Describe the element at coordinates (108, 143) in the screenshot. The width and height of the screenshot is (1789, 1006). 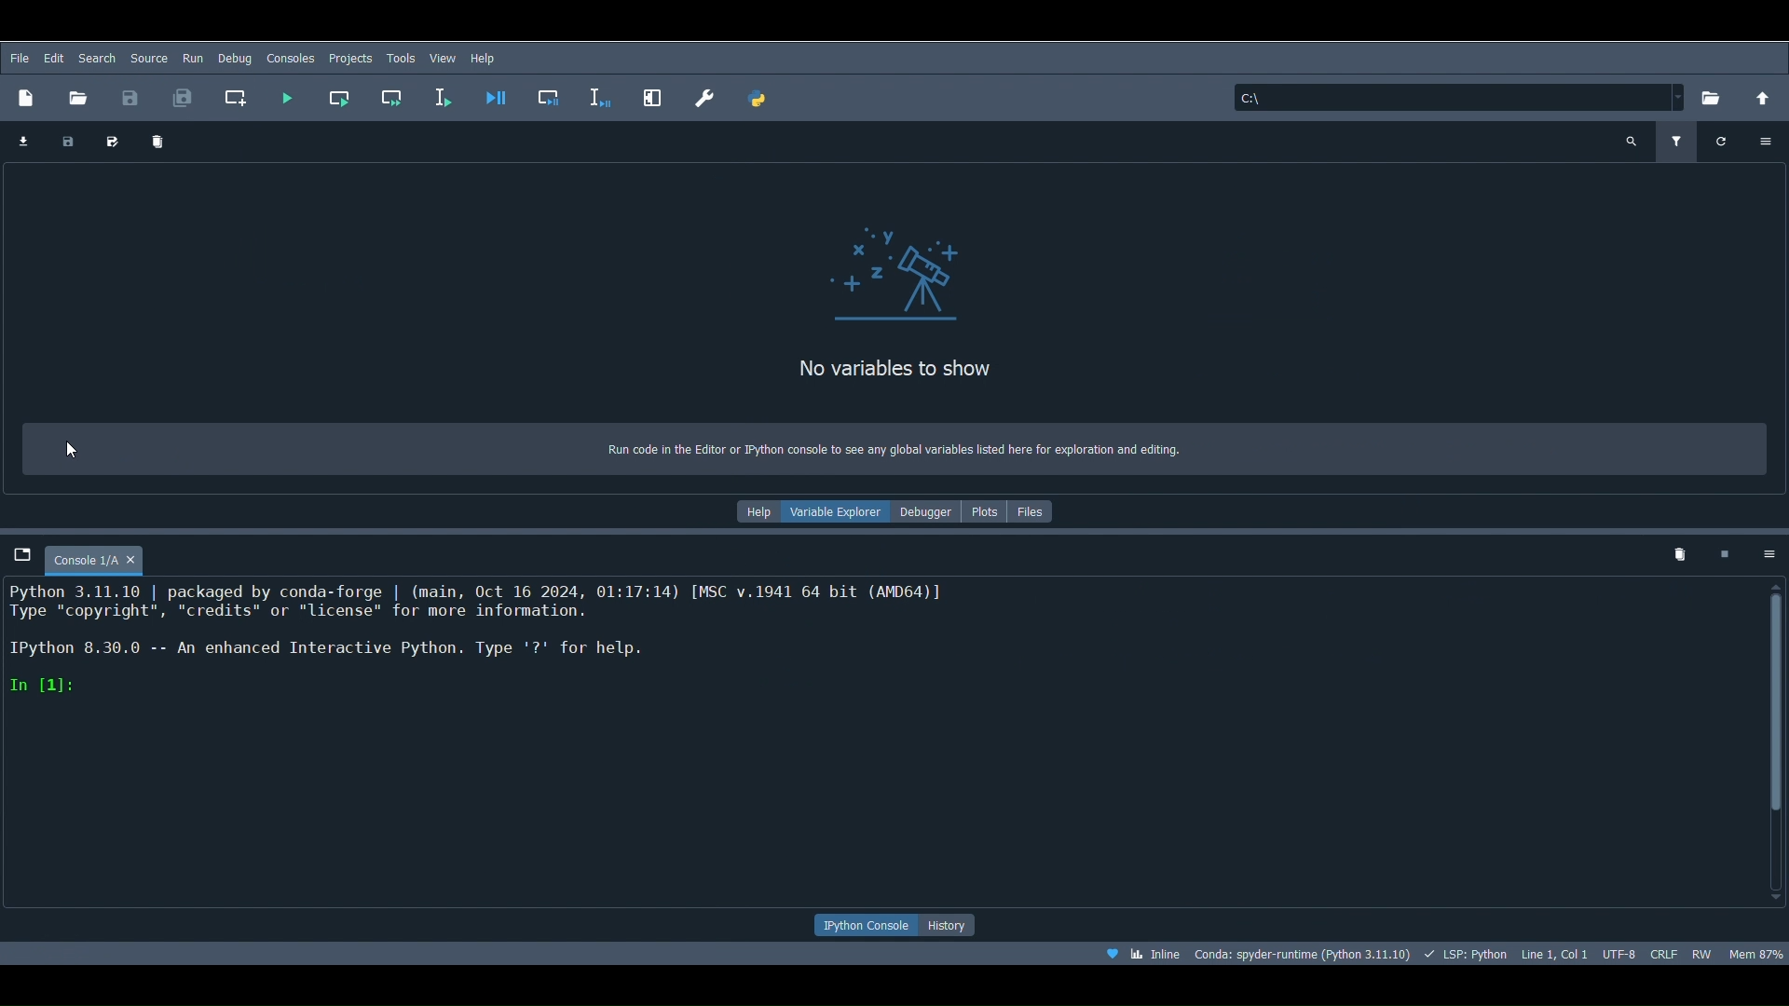
I see `Save data as` at that location.